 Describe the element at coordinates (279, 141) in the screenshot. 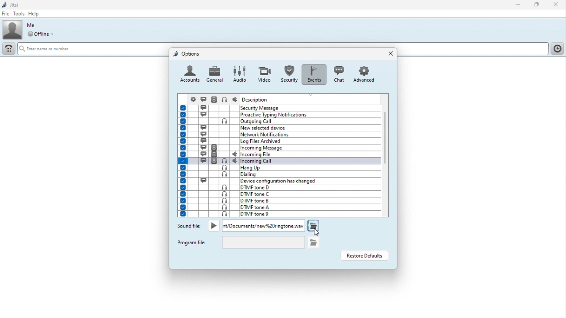

I see `log files archived ` at that location.